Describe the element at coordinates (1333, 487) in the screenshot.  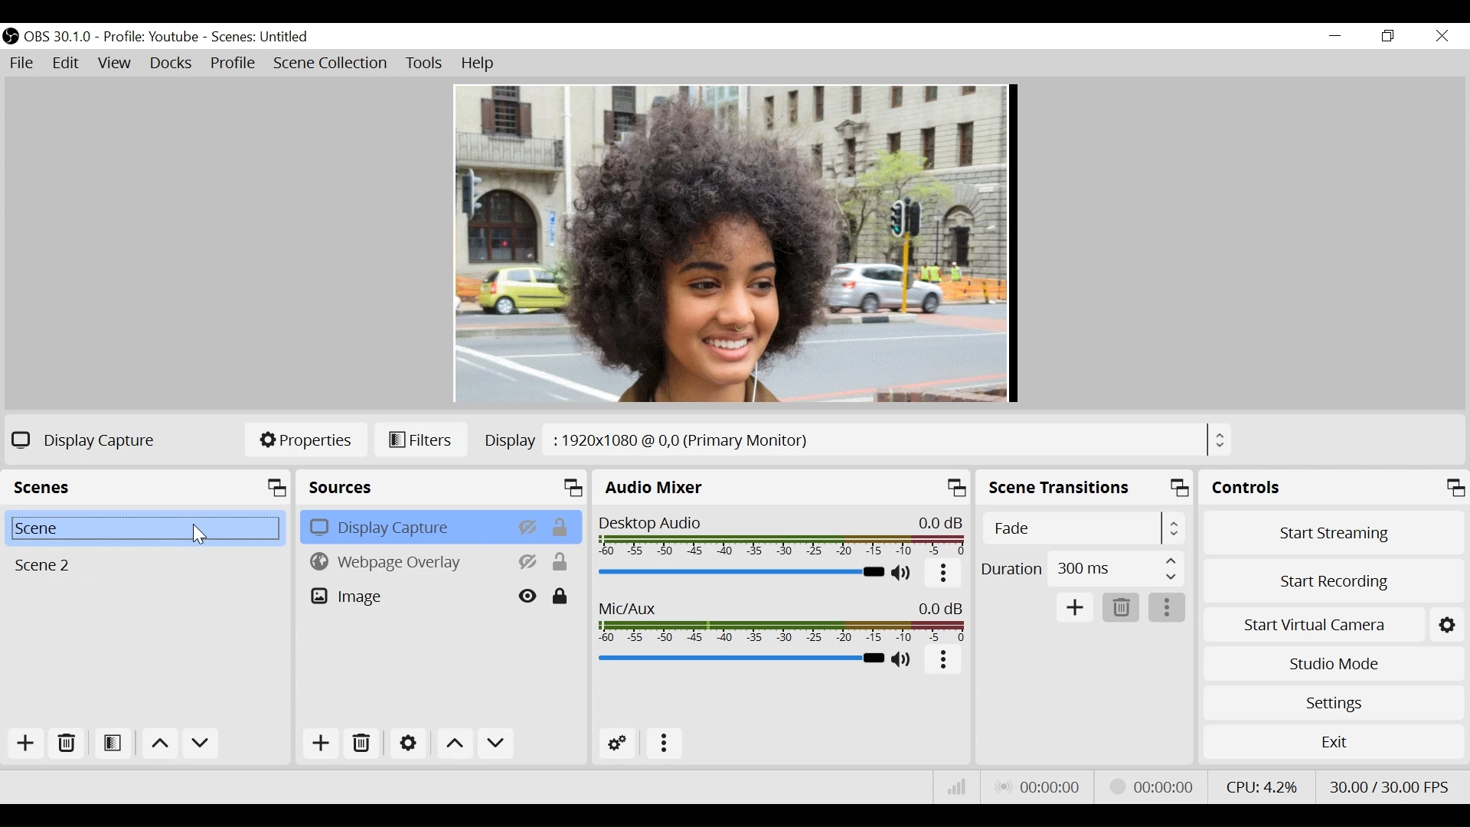
I see `Control` at that location.